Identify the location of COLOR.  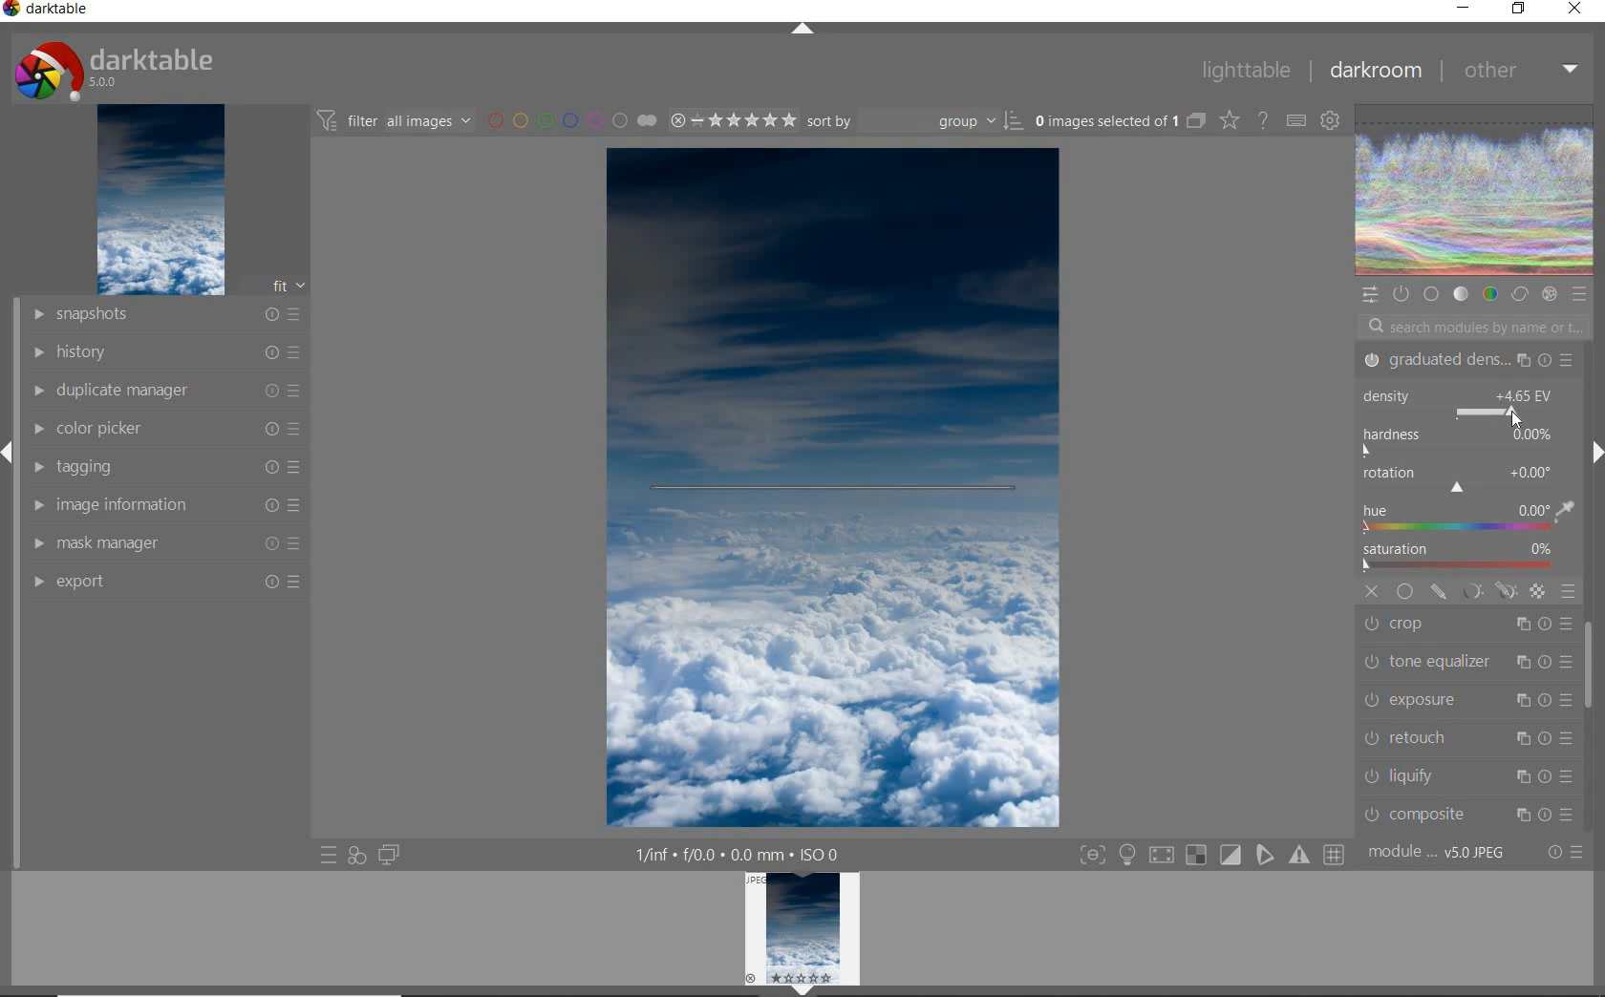
(1489, 295).